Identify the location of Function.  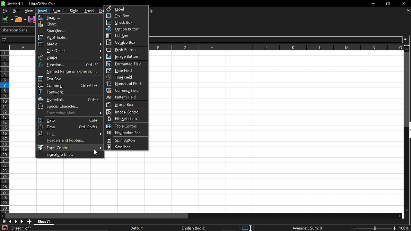
(70, 65).